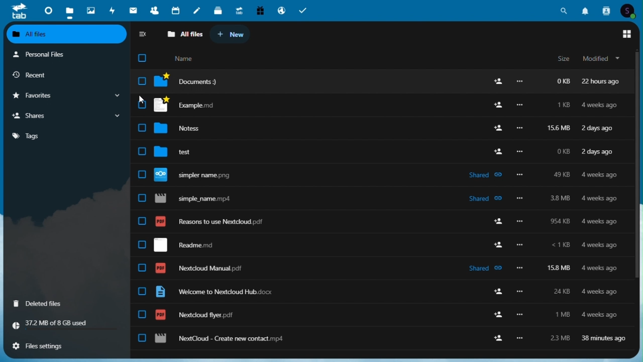 The image size is (643, 362). Describe the element at coordinates (68, 344) in the screenshot. I see `File settings` at that location.